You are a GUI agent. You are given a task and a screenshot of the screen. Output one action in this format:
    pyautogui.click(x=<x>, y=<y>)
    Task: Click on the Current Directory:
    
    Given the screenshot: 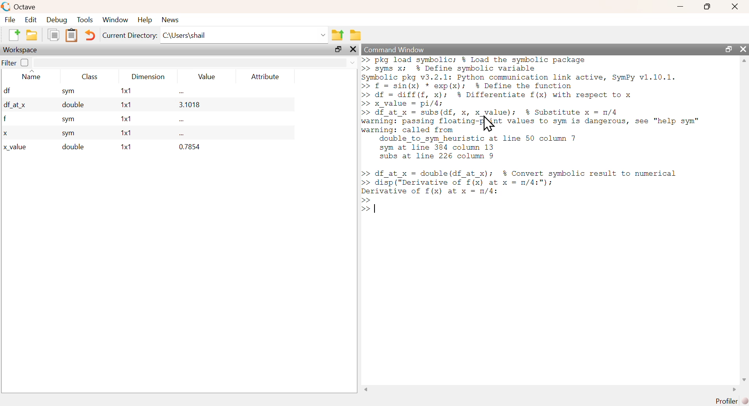 What is the action you would take?
    pyautogui.click(x=130, y=35)
    